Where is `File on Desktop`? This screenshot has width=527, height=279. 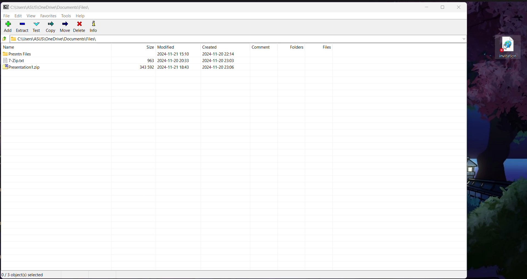 File on Desktop is located at coordinates (507, 47).